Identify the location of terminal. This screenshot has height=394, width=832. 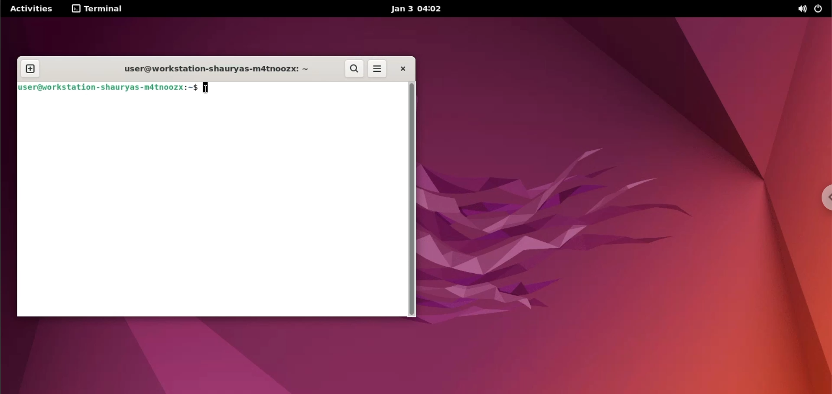
(100, 10).